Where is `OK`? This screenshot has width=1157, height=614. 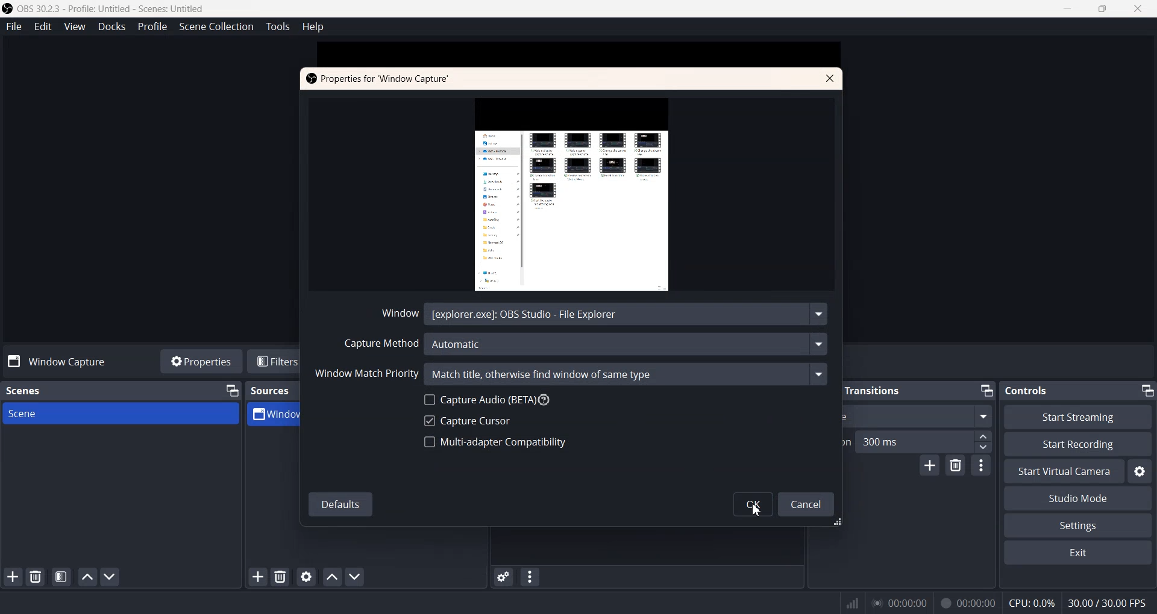
OK is located at coordinates (751, 504).